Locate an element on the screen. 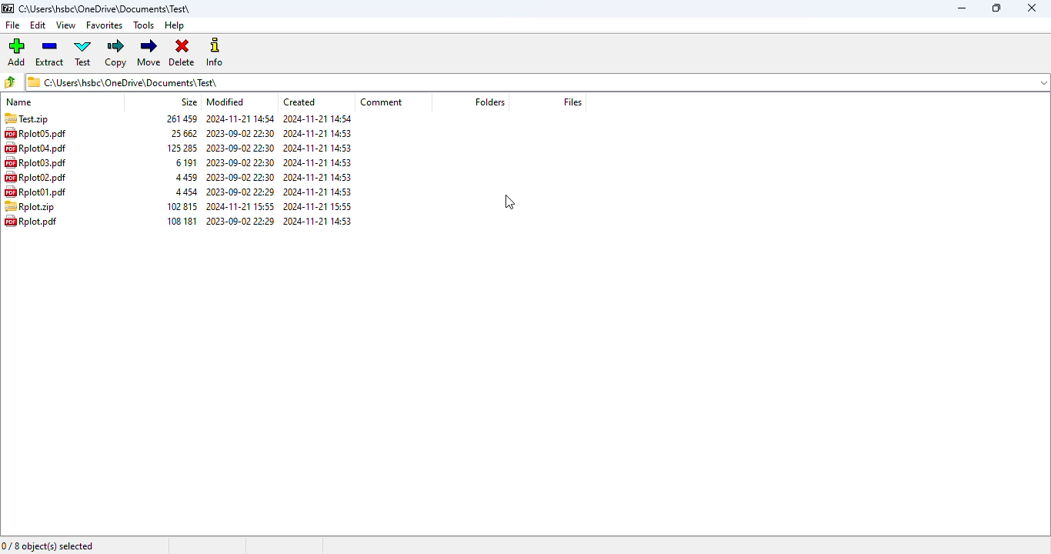 Image resolution: width=1051 pixels, height=554 pixels. logo is located at coordinates (8, 8).